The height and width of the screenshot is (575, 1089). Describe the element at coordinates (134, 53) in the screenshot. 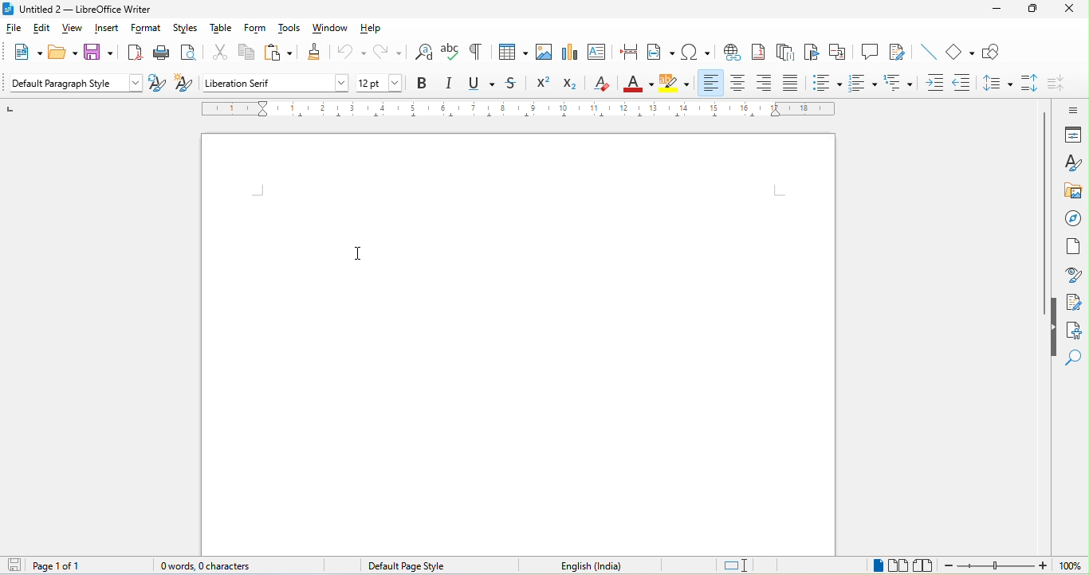

I see `export directly as pdf` at that location.